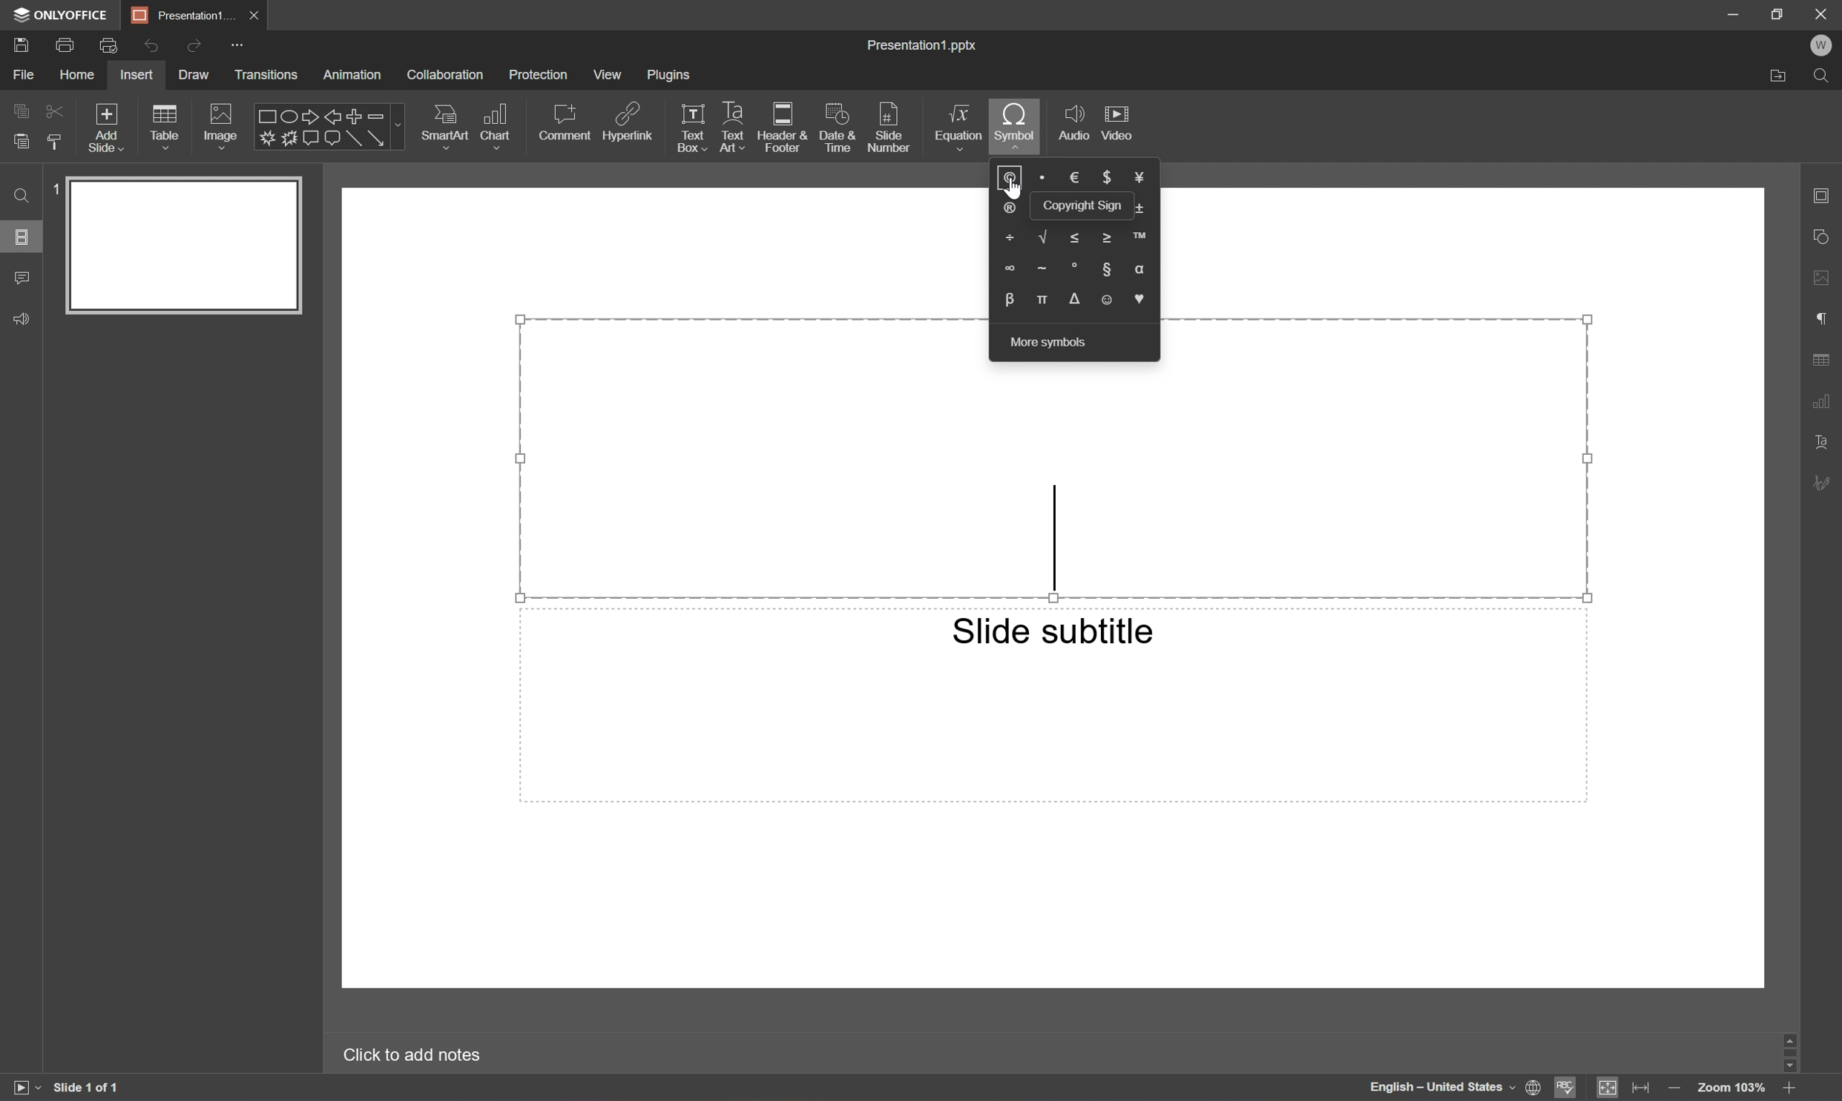 The height and width of the screenshot is (1101, 1842). Describe the element at coordinates (630, 121) in the screenshot. I see `Hyperlink` at that location.